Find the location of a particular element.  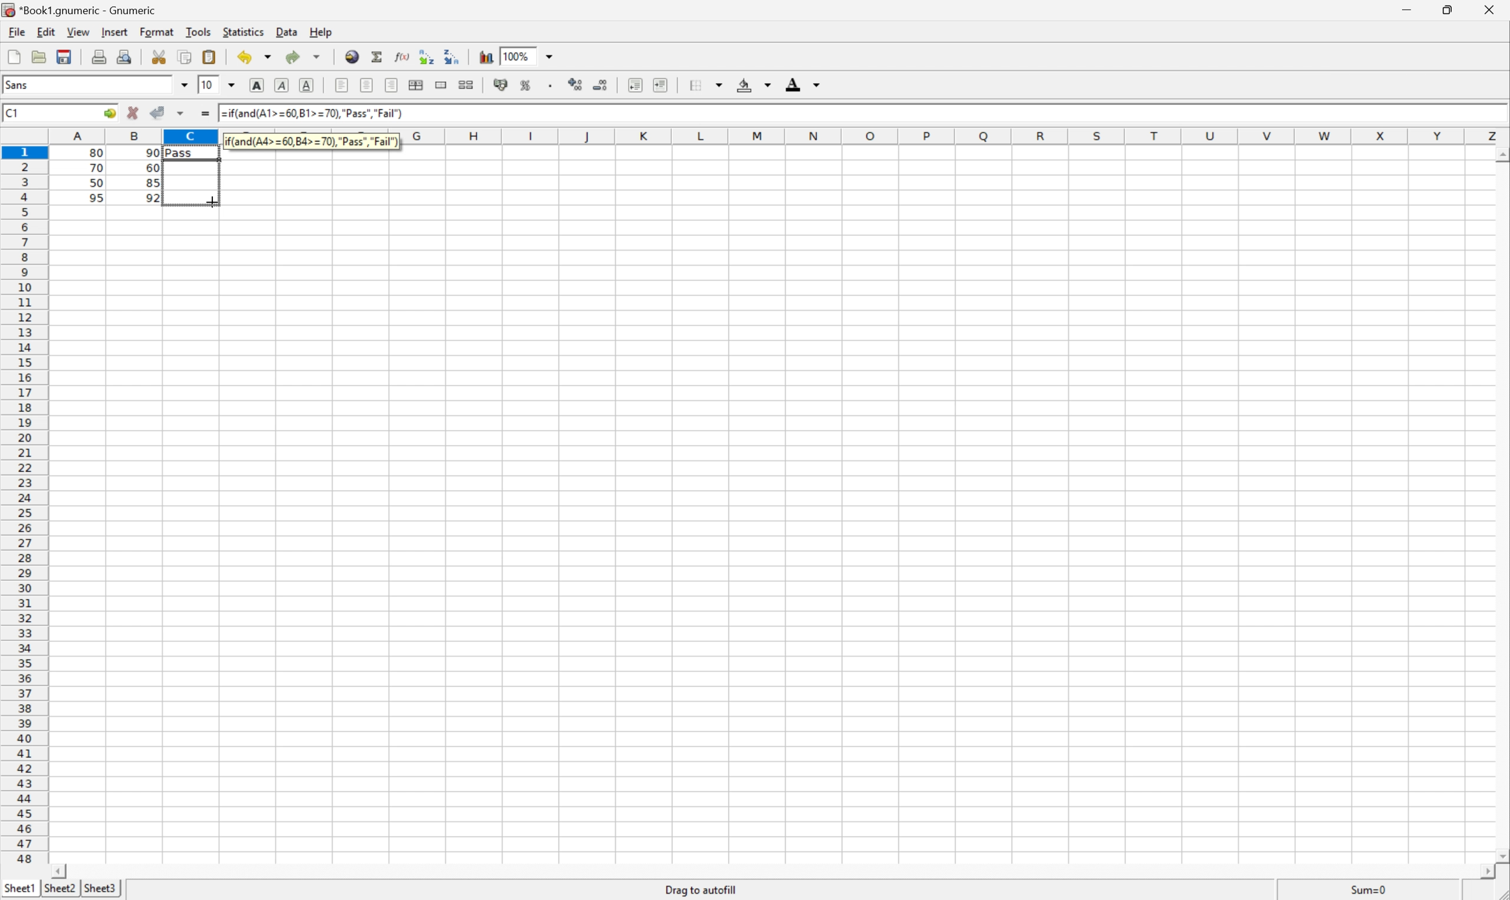

50 is located at coordinates (93, 184).